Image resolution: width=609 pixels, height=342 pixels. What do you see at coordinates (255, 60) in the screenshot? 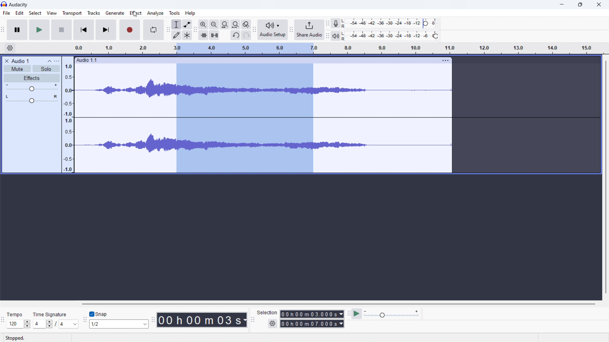
I see `Audio 1.1` at bounding box center [255, 60].